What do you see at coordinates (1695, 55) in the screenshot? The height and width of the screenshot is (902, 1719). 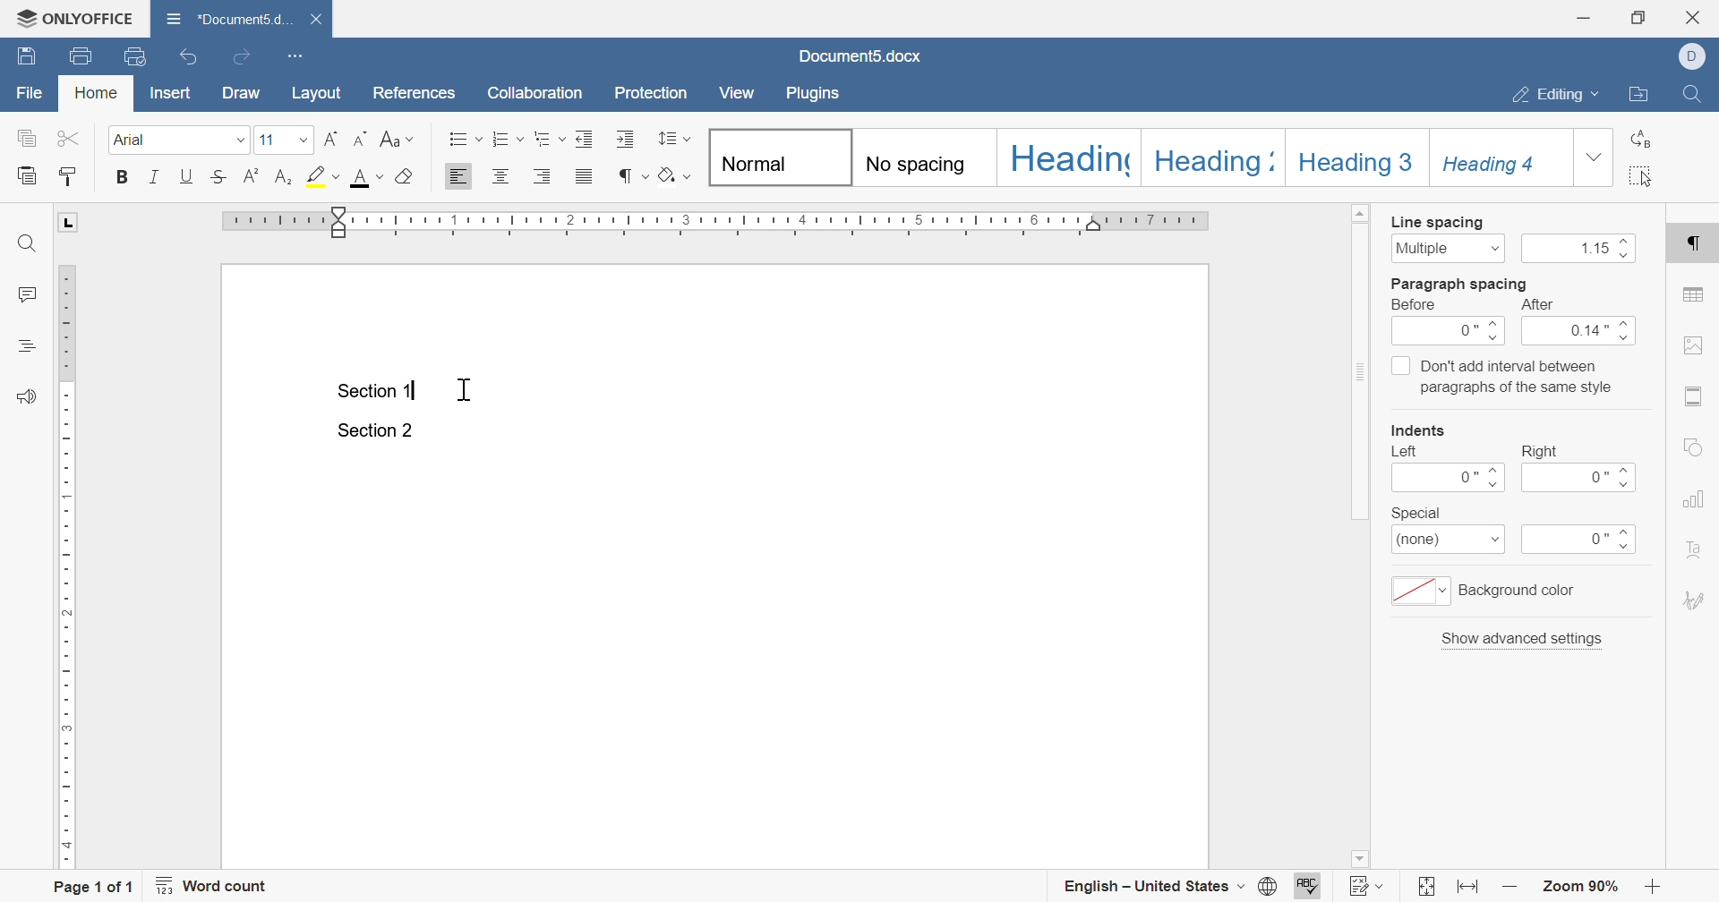 I see `Dell` at bounding box center [1695, 55].